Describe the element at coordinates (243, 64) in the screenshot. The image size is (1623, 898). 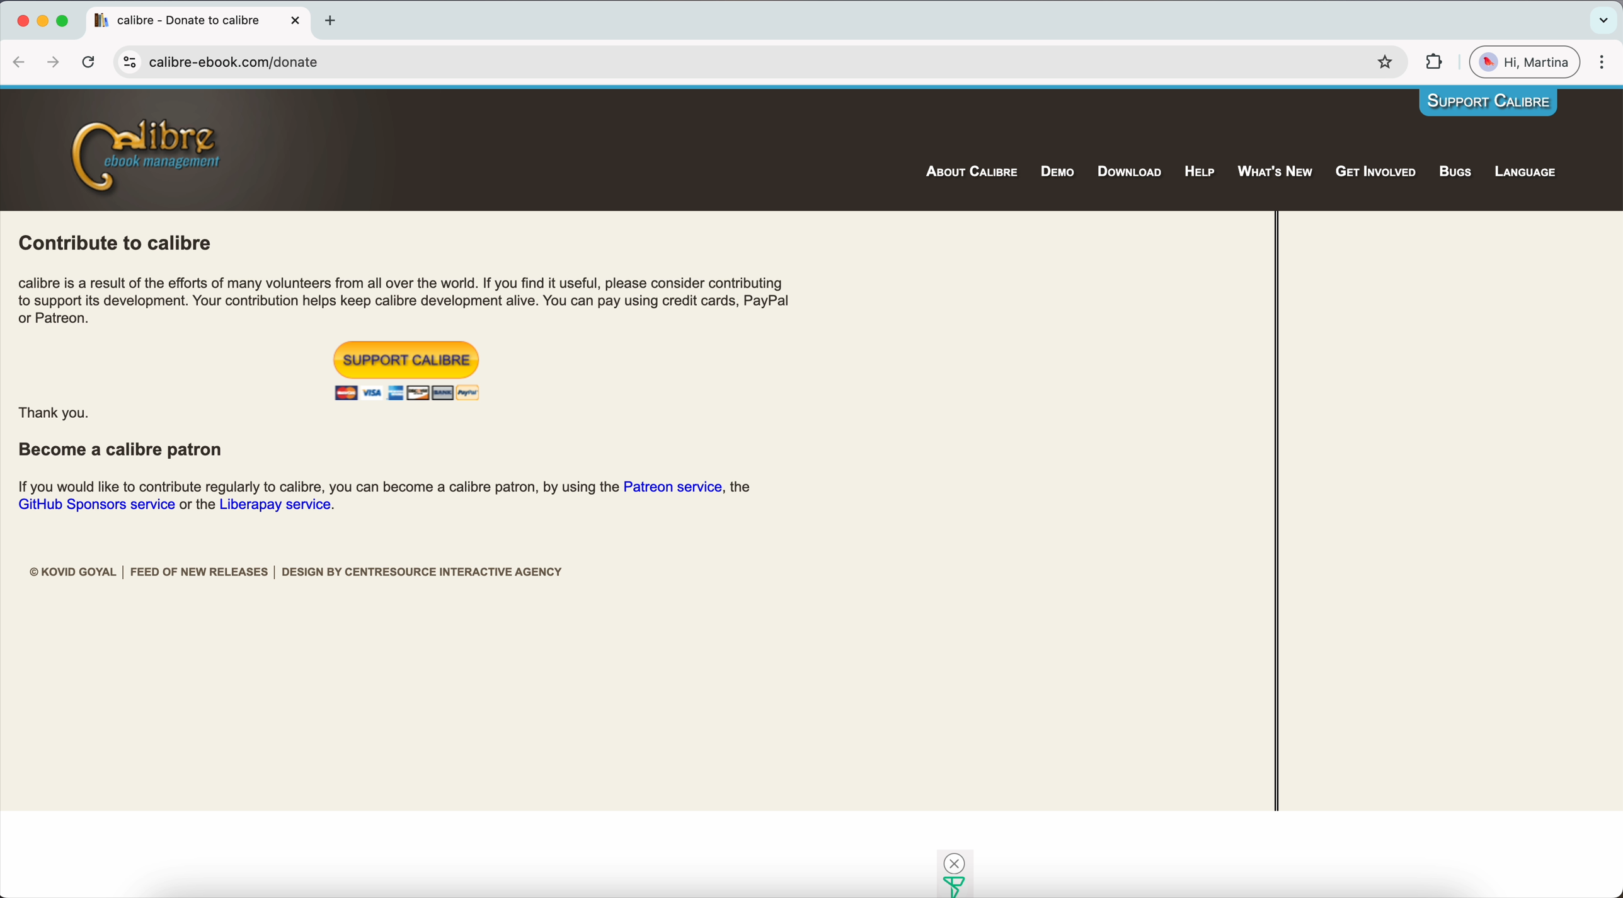
I see `calibre-ebook.com/donate` at that location.